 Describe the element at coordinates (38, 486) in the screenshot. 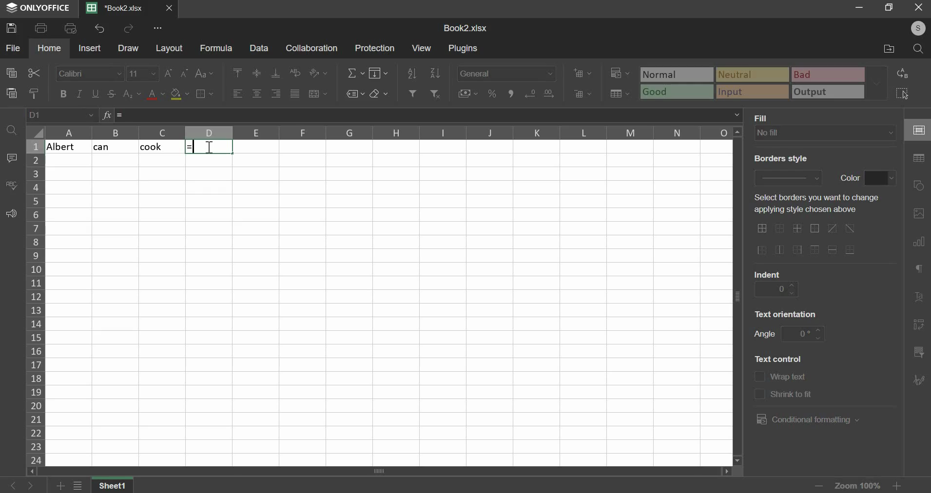

I see `go forward` at that location.